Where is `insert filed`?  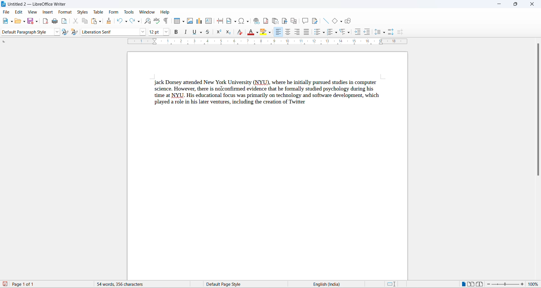
insert filed is located at coordinates (231, 21).